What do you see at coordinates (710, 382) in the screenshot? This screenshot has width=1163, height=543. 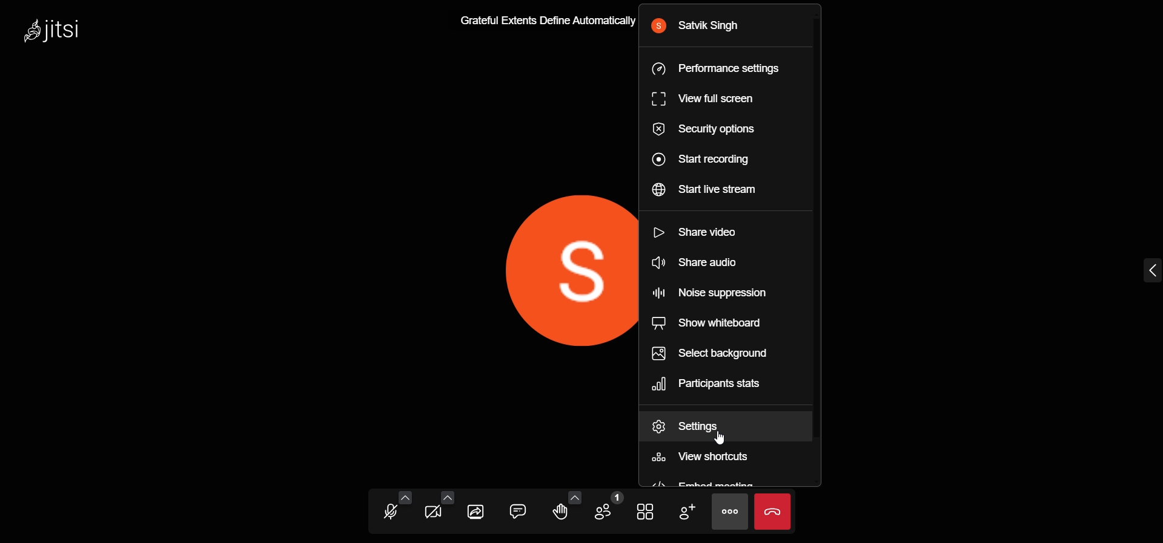 I see `participants stats` at bounding box center [710, 382].